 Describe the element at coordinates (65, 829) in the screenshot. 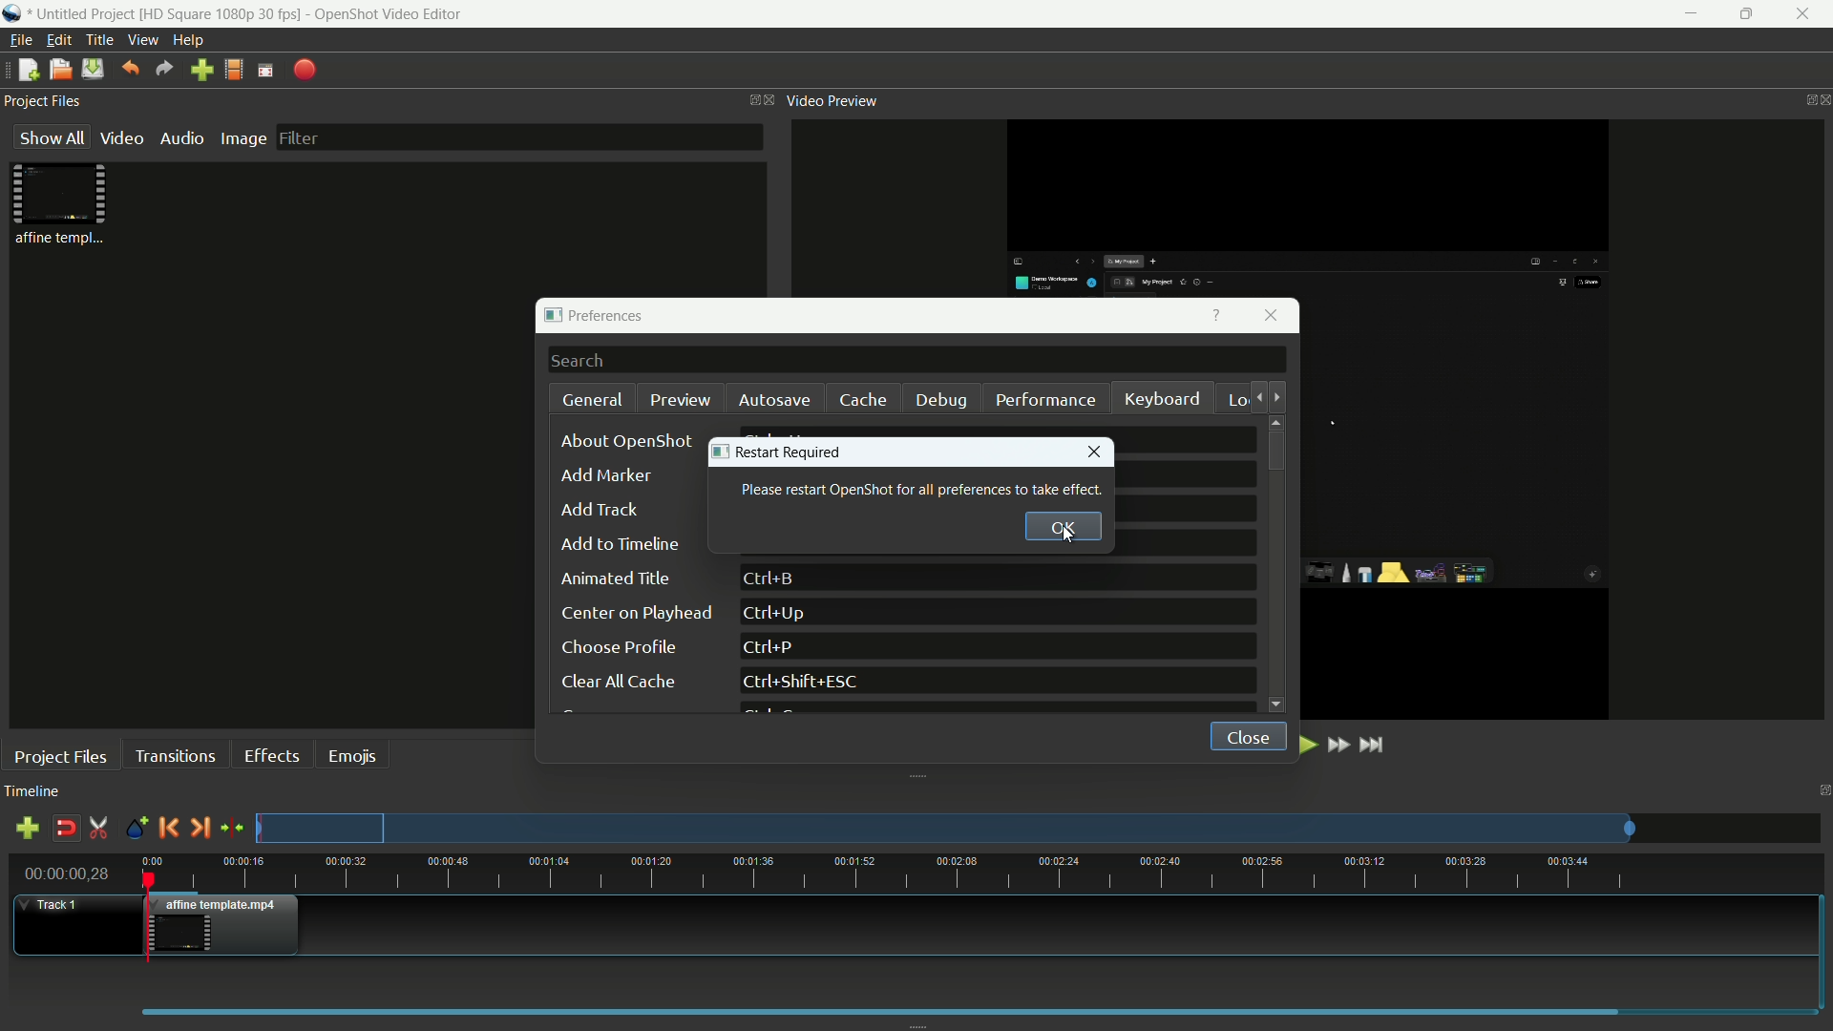

I see `disable snap` at that location.